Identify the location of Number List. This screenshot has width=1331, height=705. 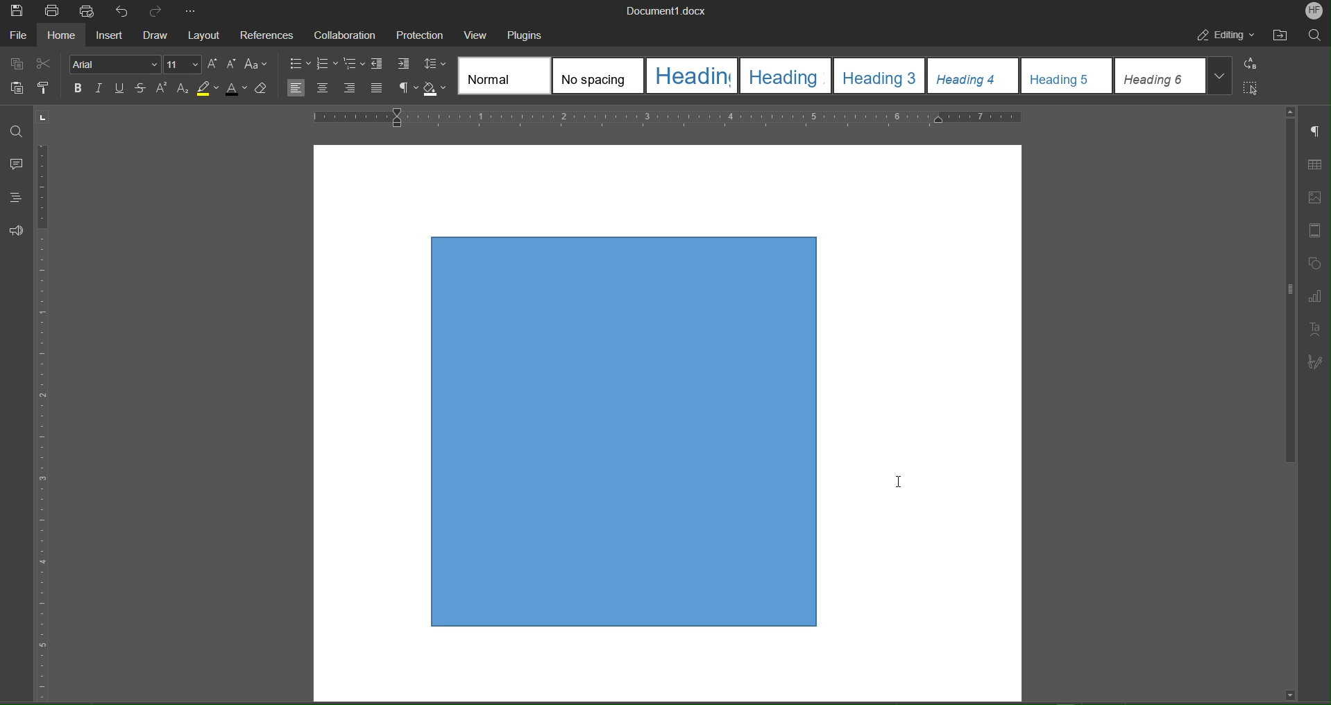
(328, 64).